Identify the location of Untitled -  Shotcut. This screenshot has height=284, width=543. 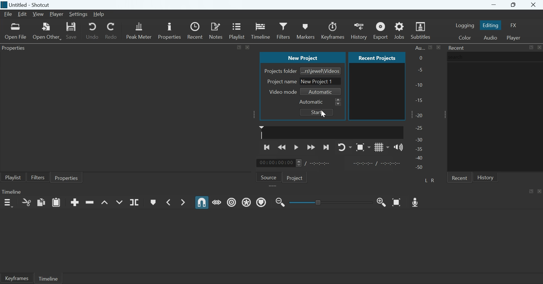
(31, 5).